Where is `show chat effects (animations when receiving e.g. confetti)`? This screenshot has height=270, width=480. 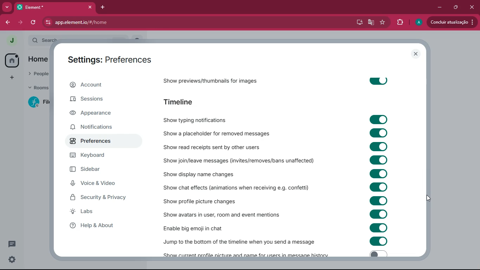
show chat effects (animations when receiving e.g. confetti) is located at coordinates (235, 187).